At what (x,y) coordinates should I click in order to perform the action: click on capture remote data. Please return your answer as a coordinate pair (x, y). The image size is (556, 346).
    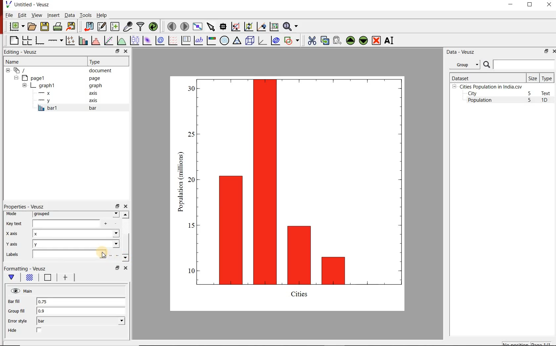
    Looking at the image, I should click on (127, 27).